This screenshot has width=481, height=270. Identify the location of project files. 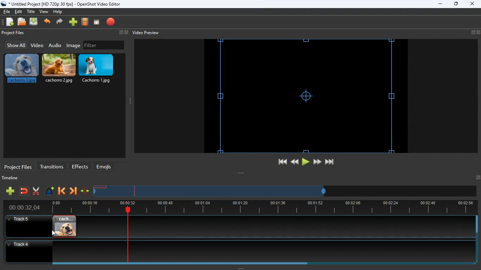
(14, 33).